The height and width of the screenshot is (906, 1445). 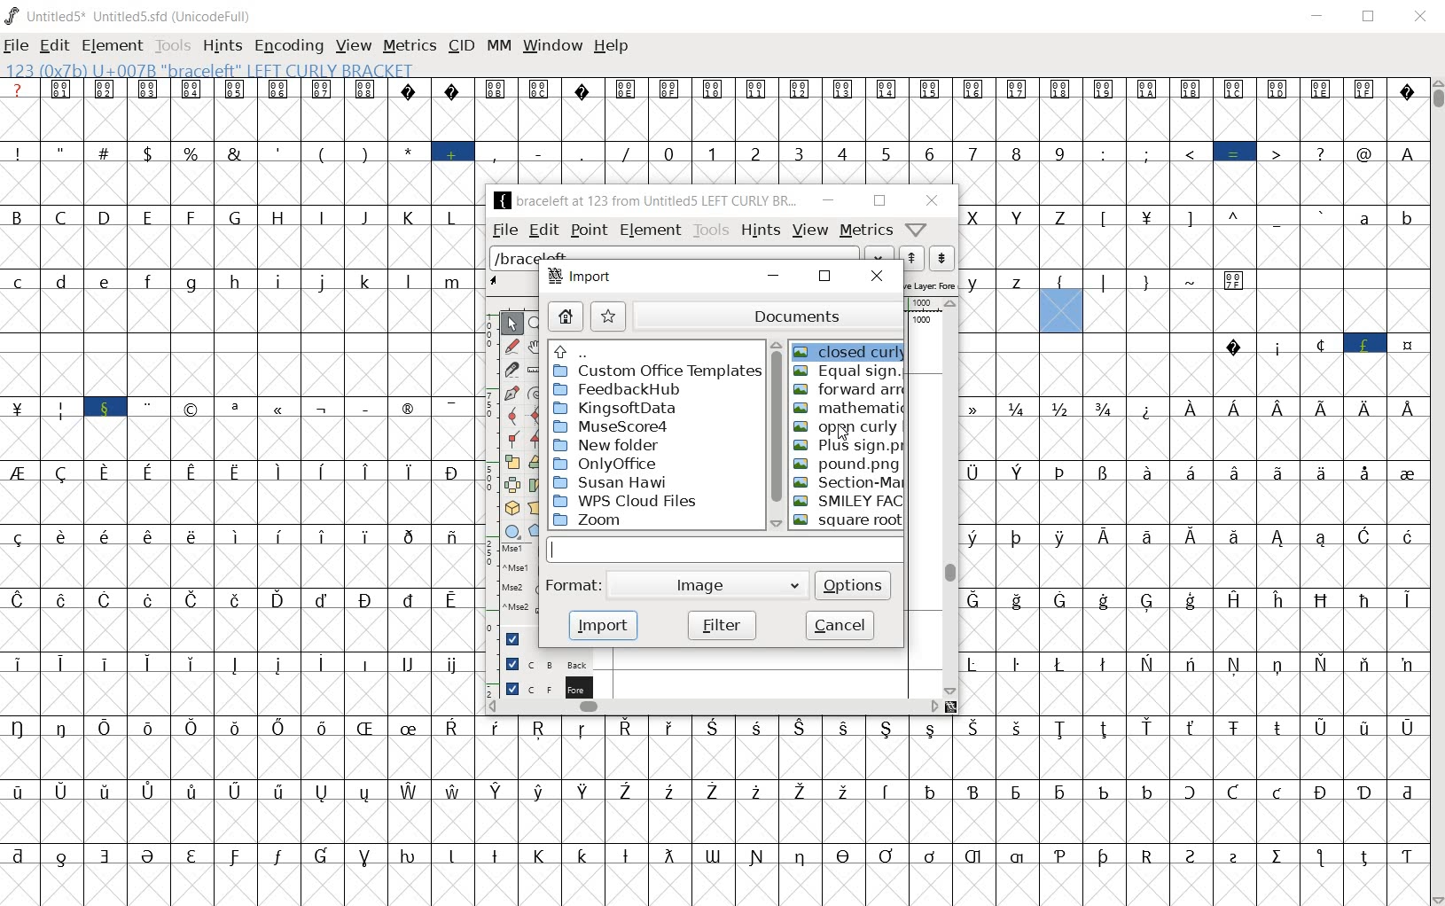 What do you see at coordinates (932, 285) in the screenshot?
I see `active layer: fore` at bounding box center [932, 285].